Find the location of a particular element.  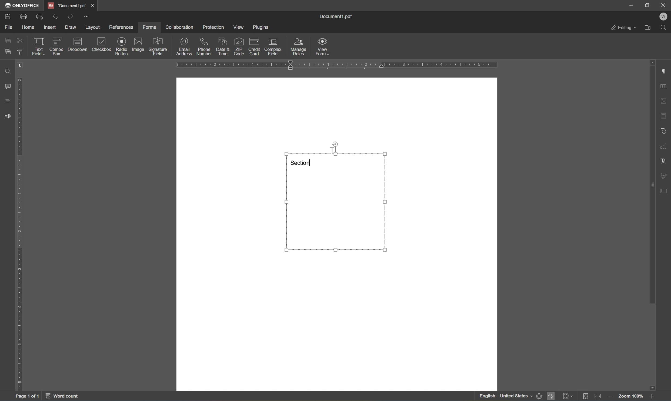

zoom 100% is located at coordinates (631, 397).